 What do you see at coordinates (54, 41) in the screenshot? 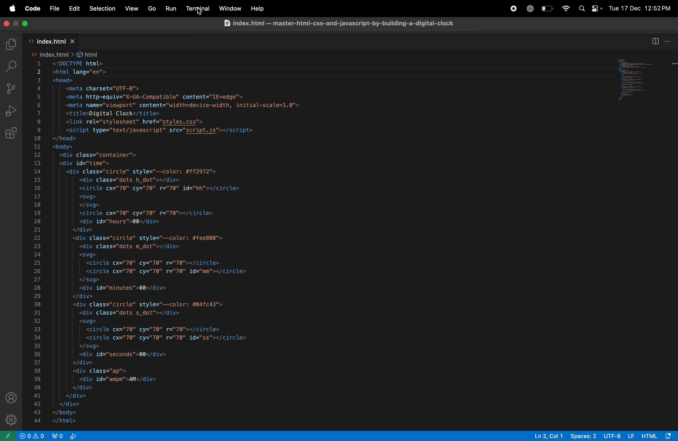
I see `index.html` at bounding box center [54, 41].